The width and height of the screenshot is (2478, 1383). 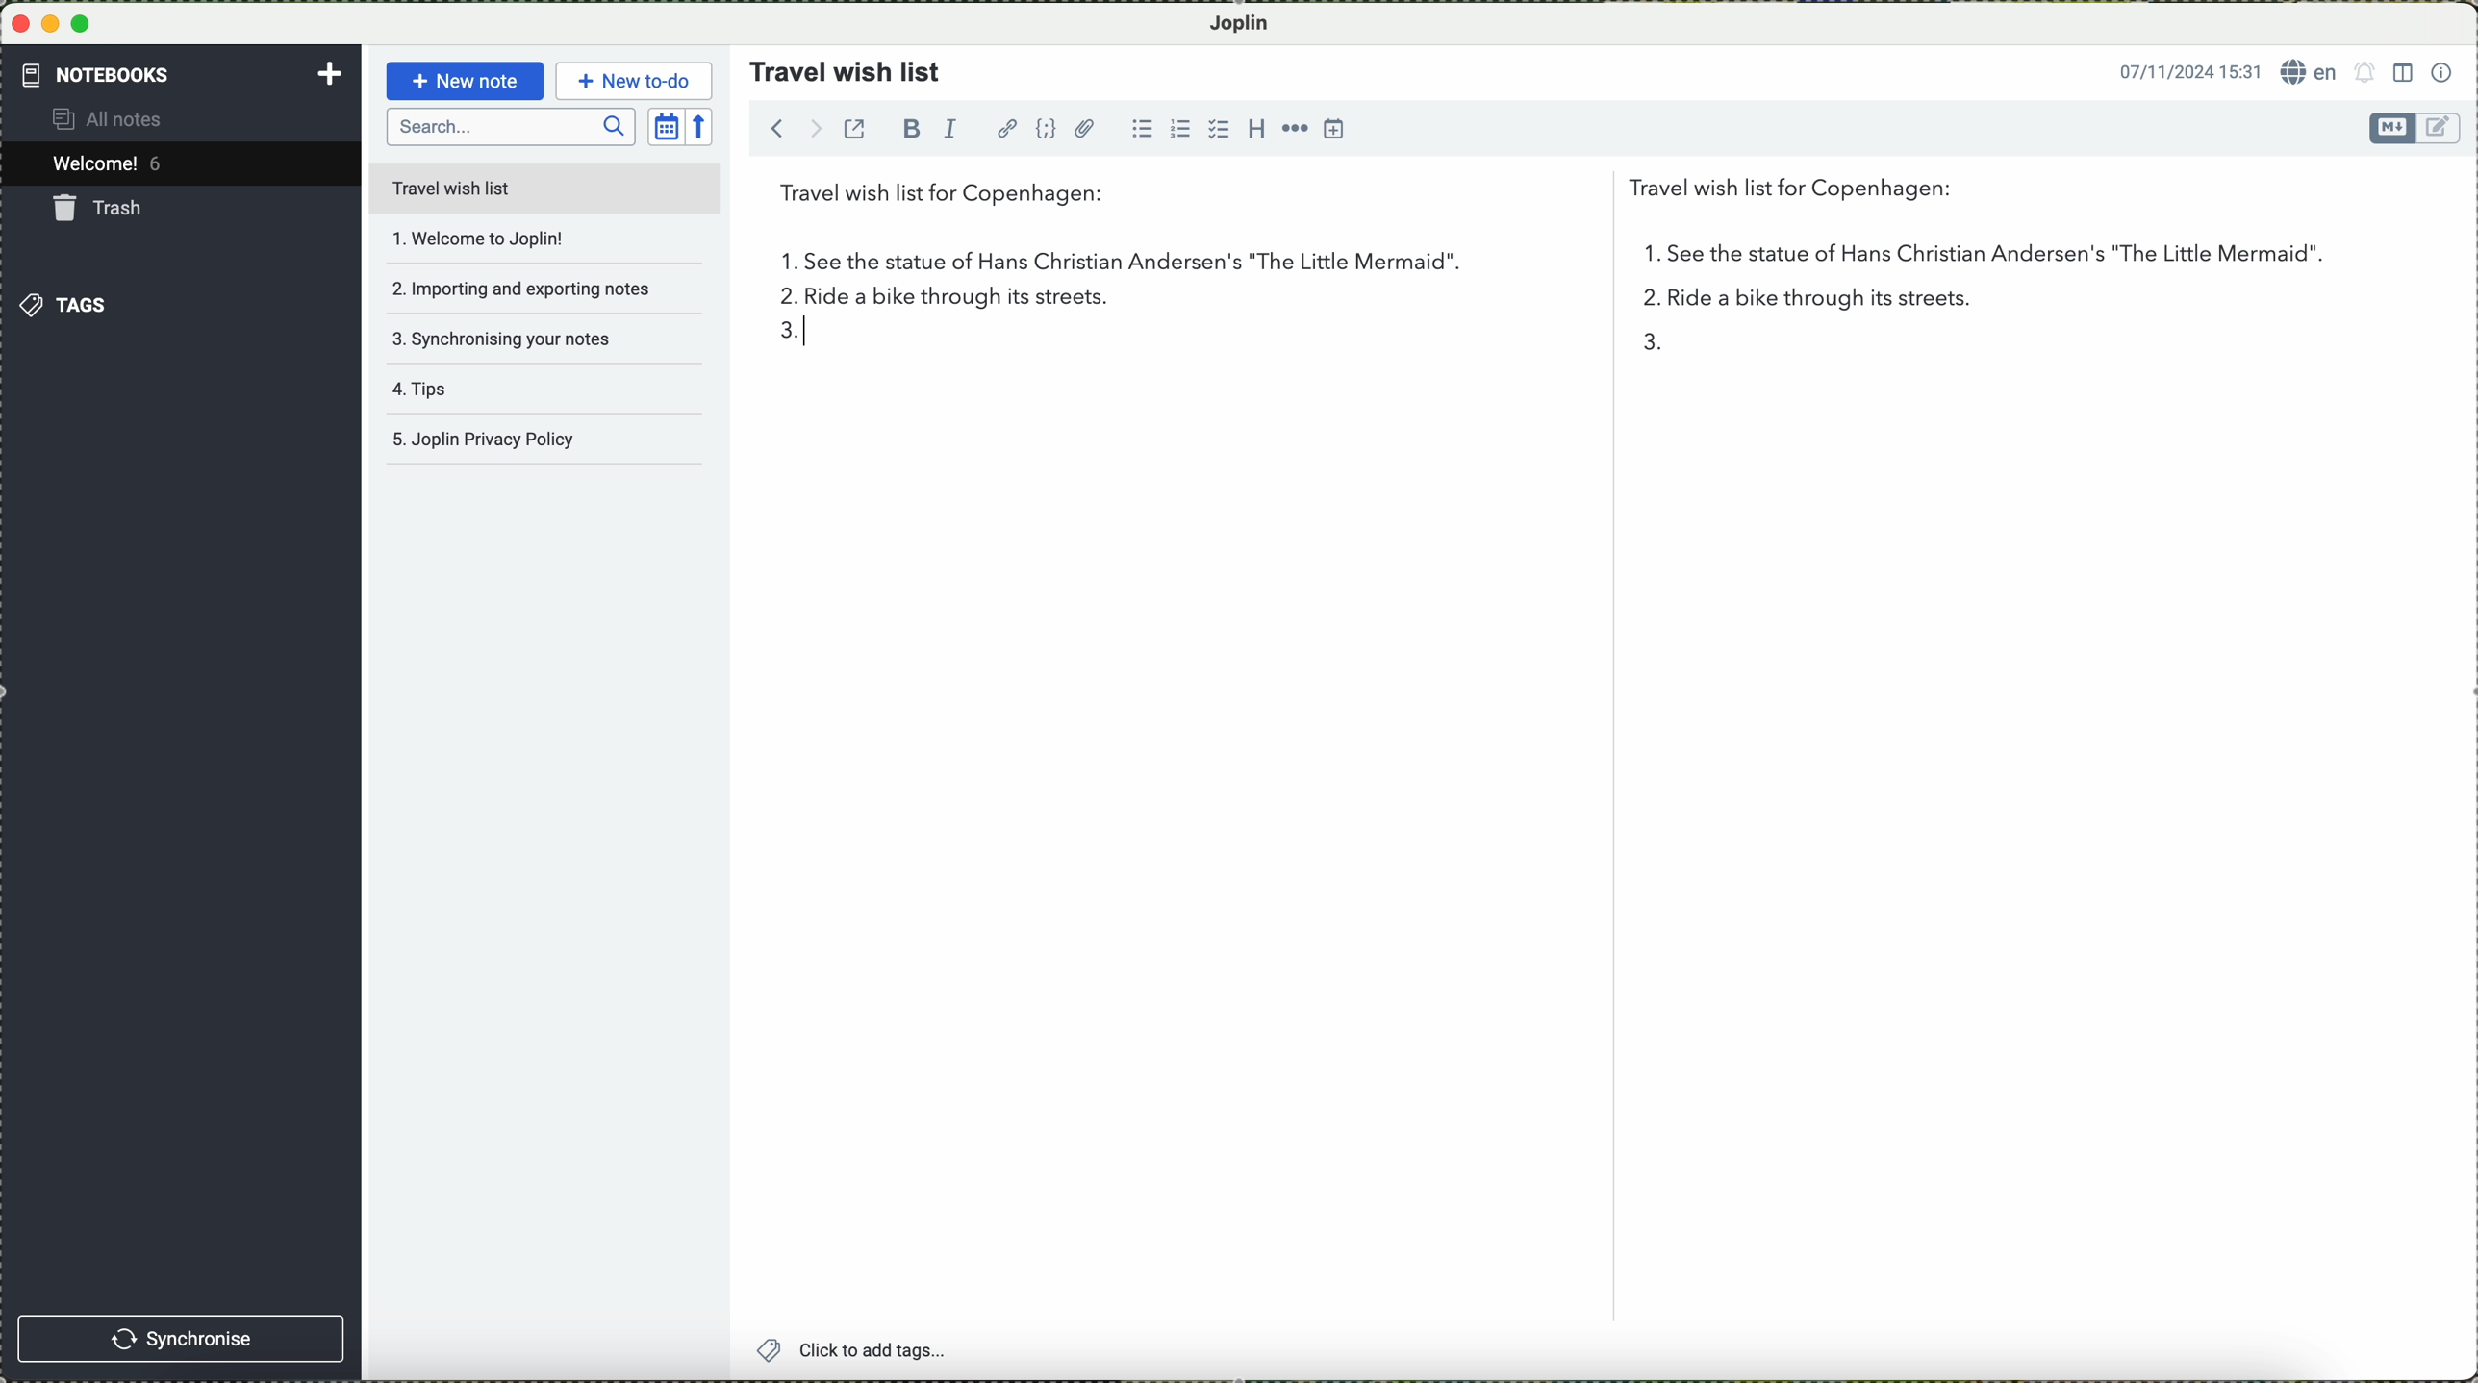 I want to click on all notes, so click(x=124, y=120).